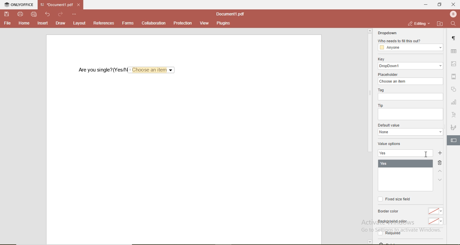  What do you see at coordinates (393, 144) in the screenshot?
I see `value options` at bounding box center [393, 144].